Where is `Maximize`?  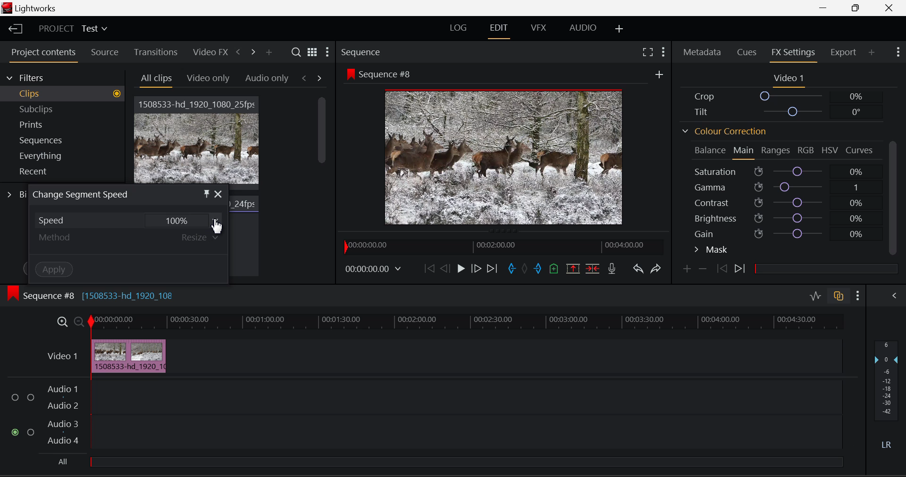
Maximize is located at coordinates (62, 322).